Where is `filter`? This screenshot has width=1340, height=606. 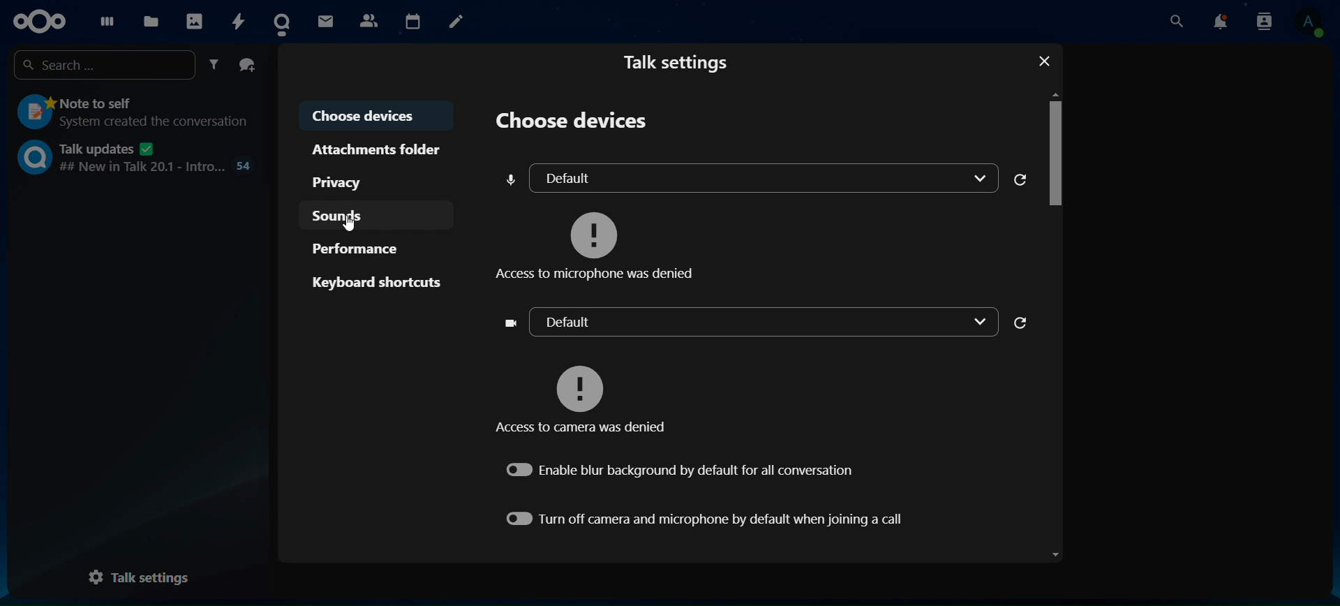
filter is located at coordinates (214, 66).